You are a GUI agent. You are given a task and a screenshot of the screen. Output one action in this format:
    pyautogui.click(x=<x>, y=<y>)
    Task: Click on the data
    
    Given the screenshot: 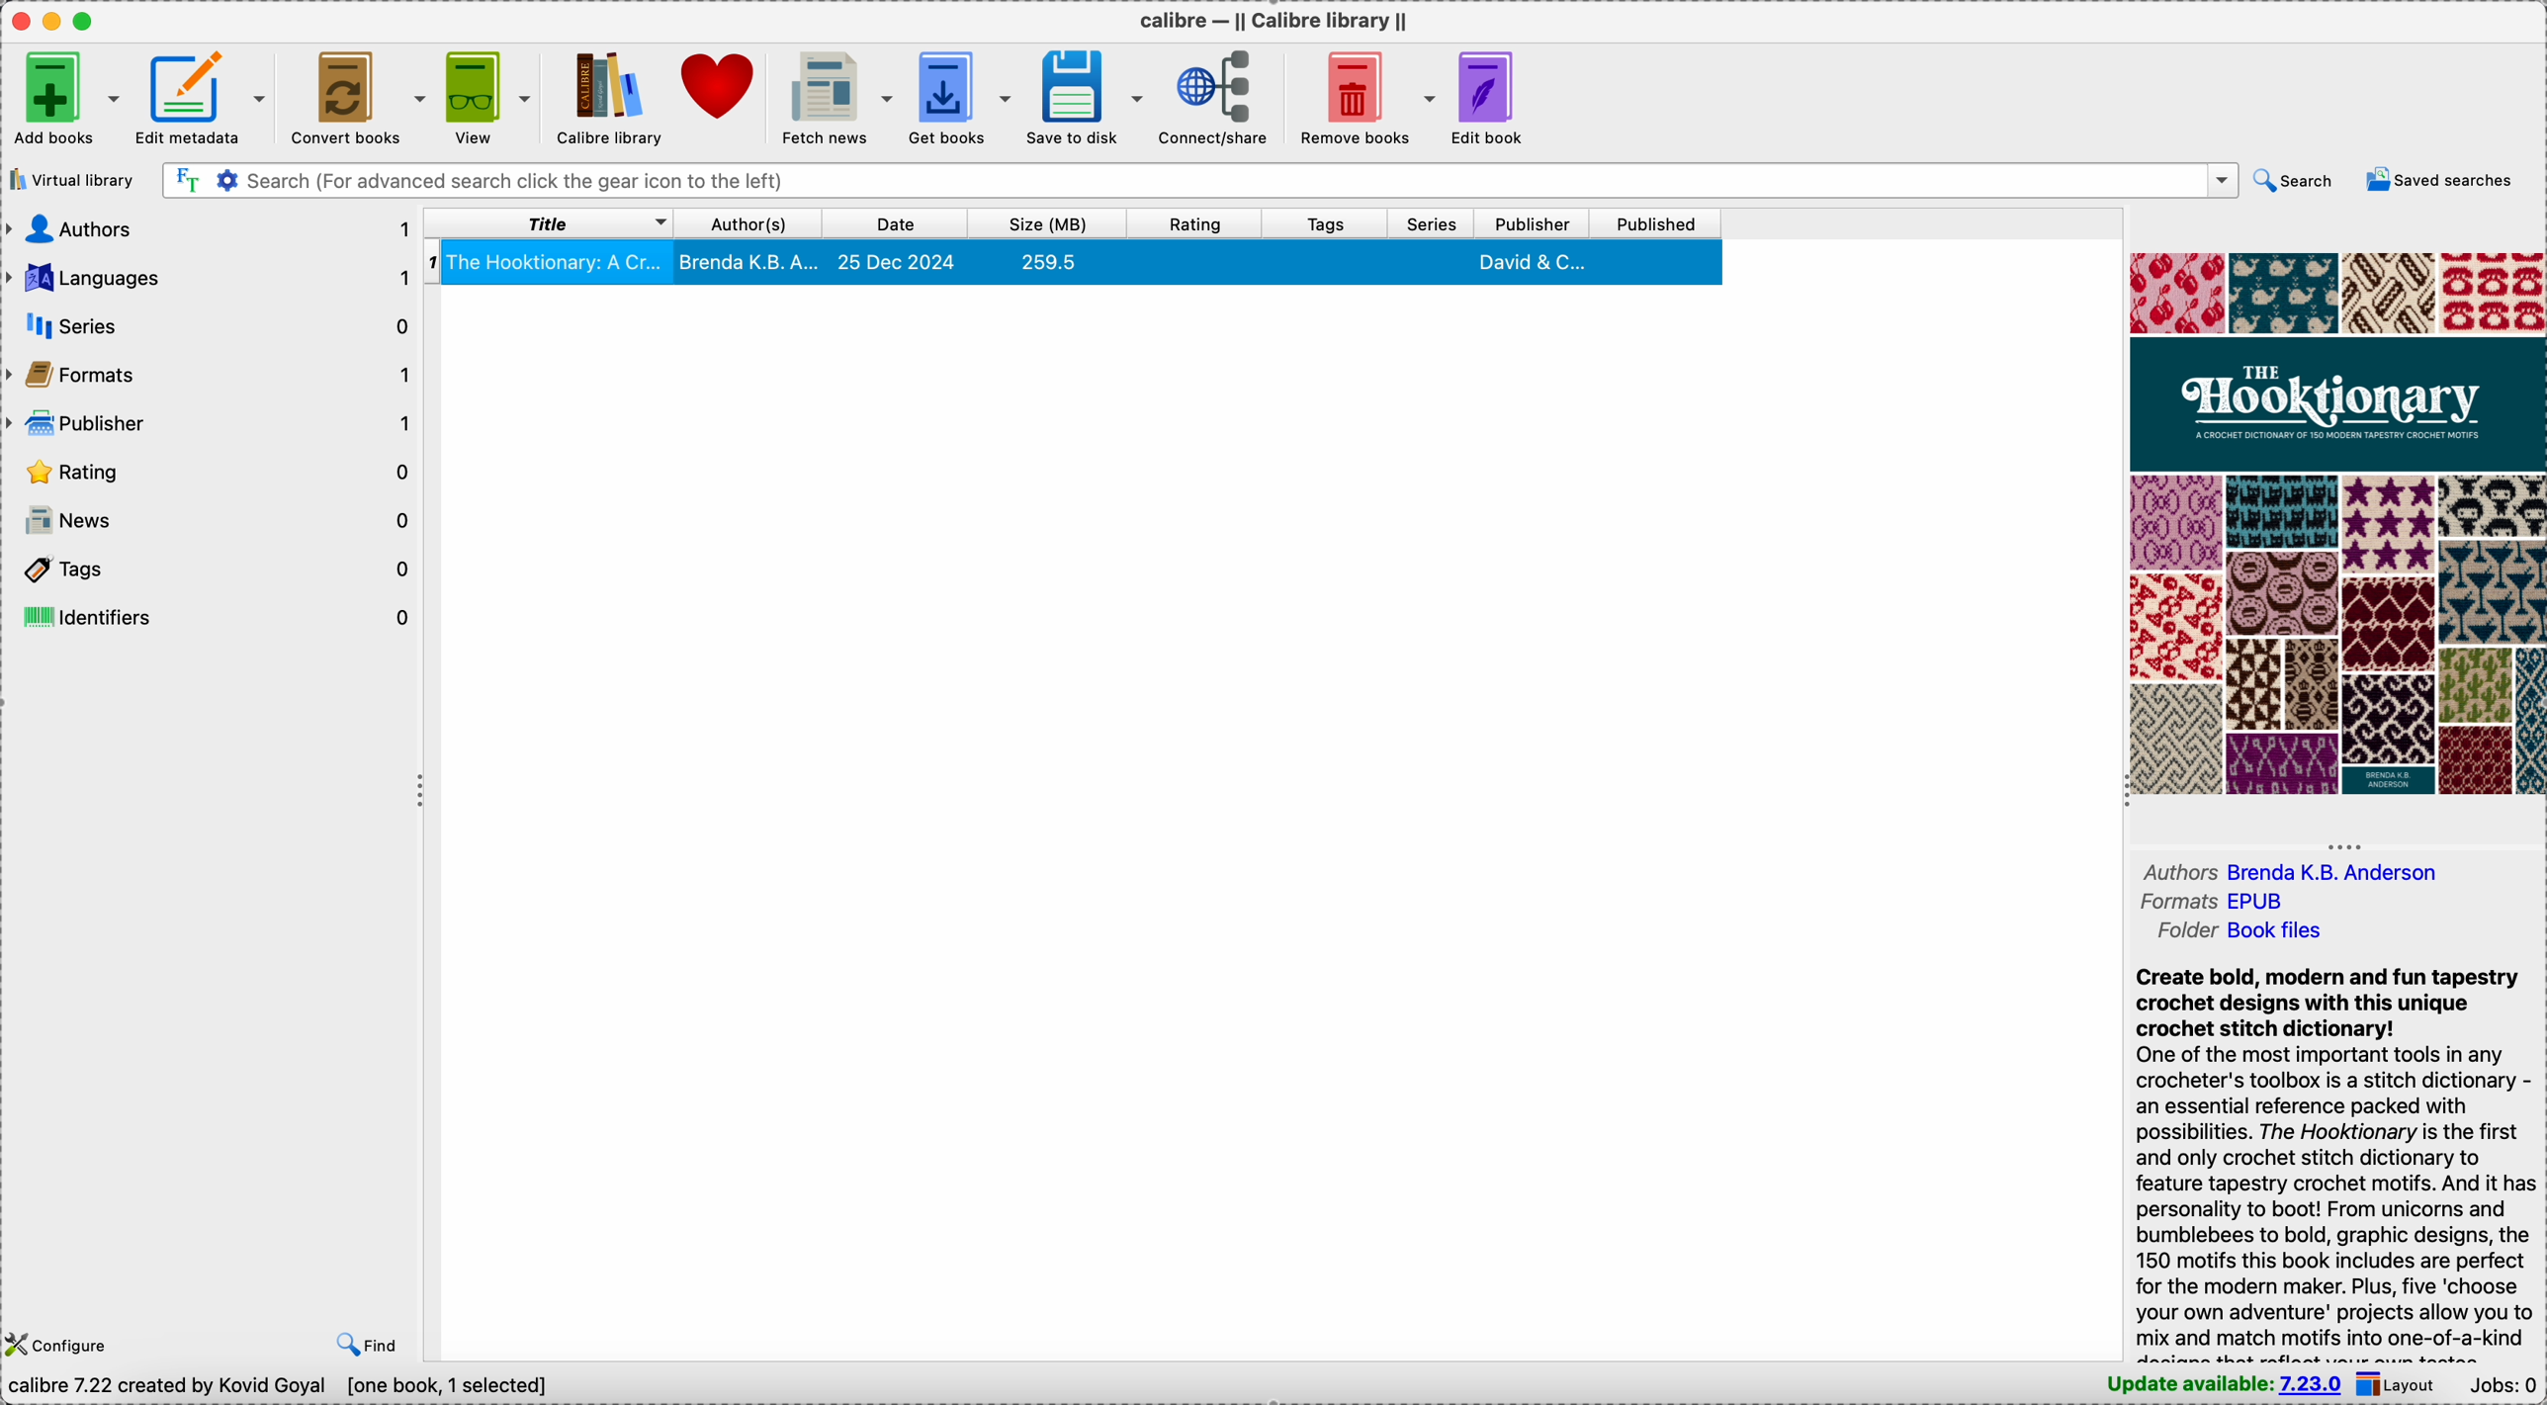 What is the action you would take?
    pyautogui.click(x=282, y=1387)
    